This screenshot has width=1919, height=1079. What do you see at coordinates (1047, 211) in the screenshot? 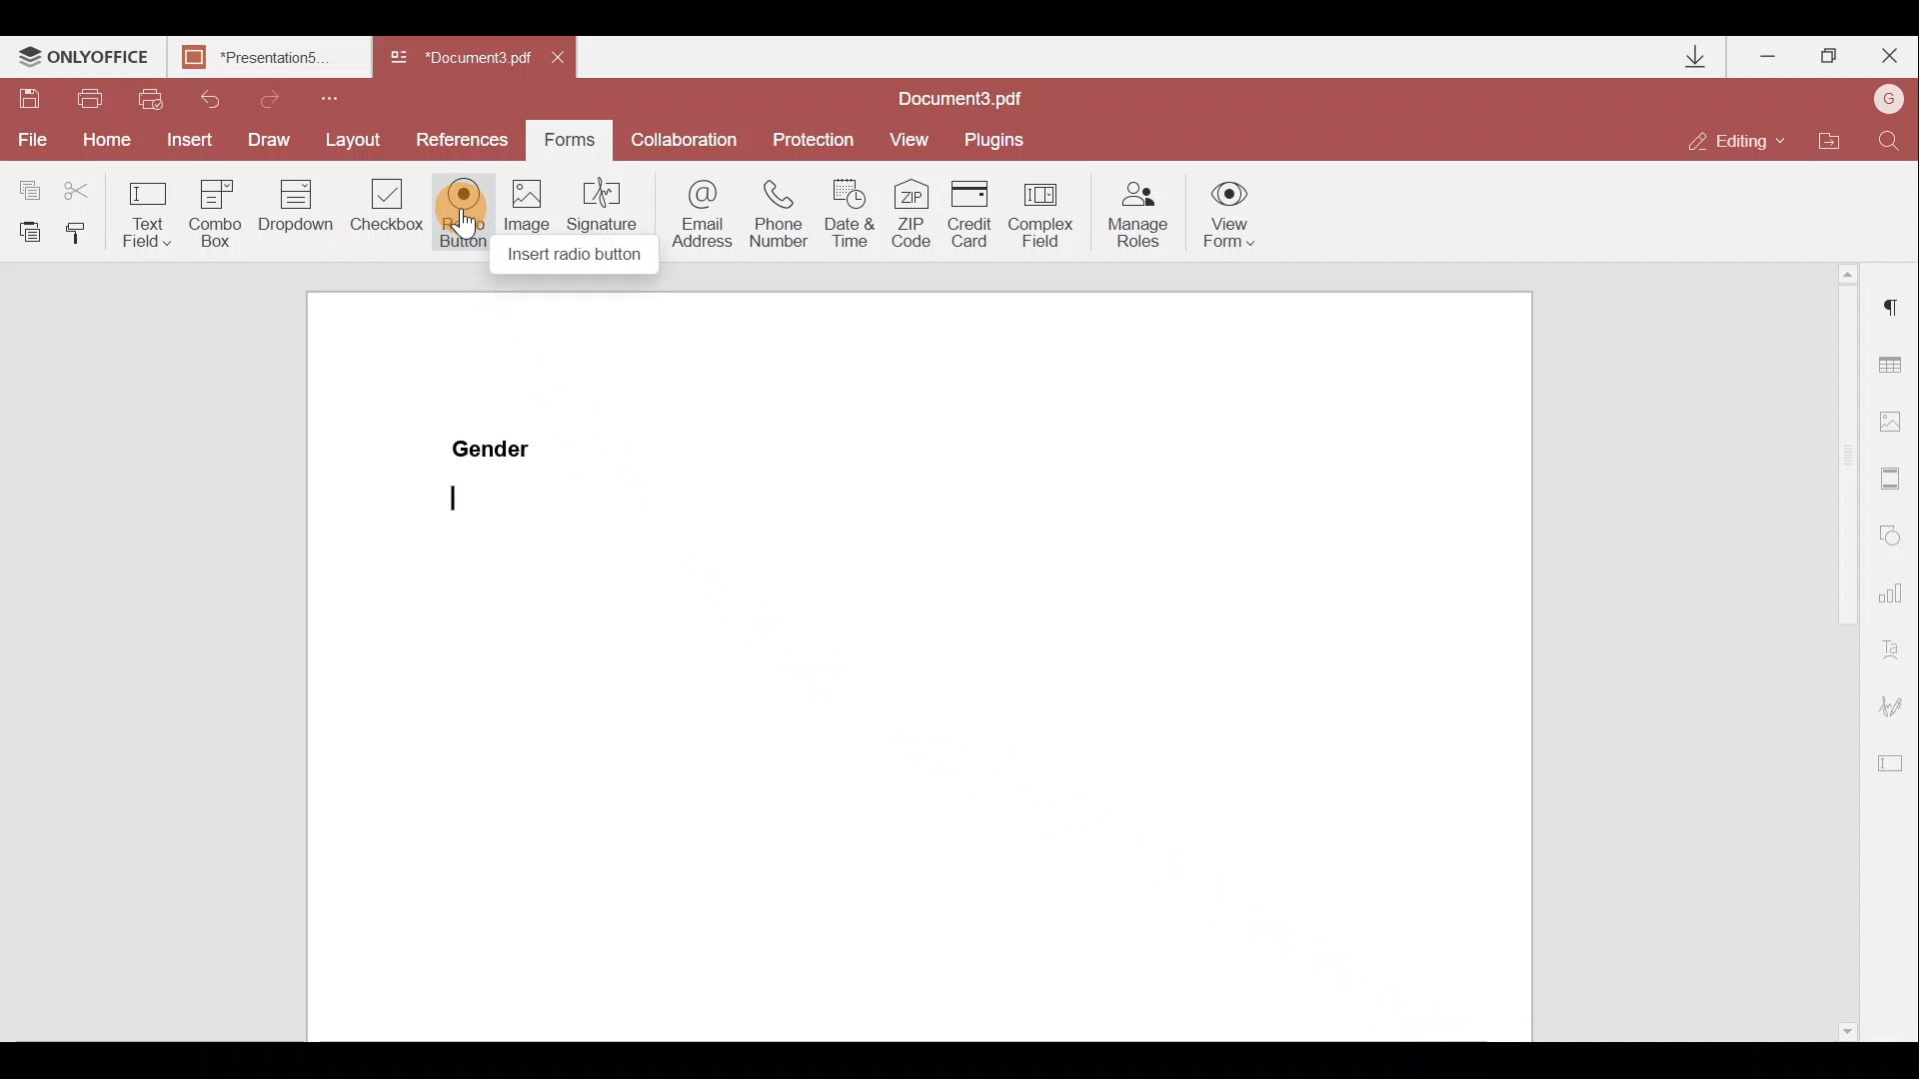
I see `Complex field` at bounding box center [1047, 211].